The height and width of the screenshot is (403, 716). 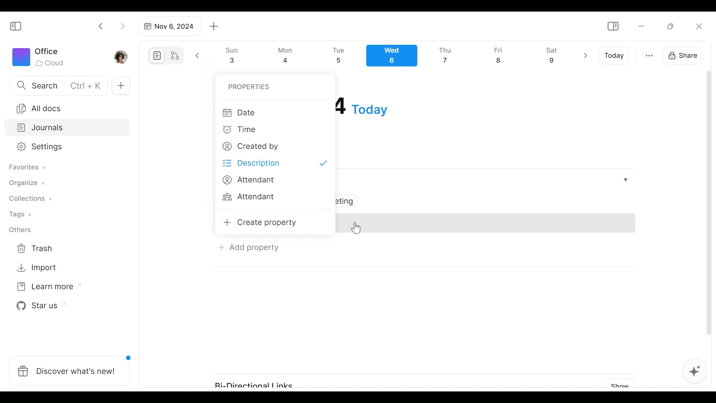 I want to click on Created by, so click(x=254, y=145).